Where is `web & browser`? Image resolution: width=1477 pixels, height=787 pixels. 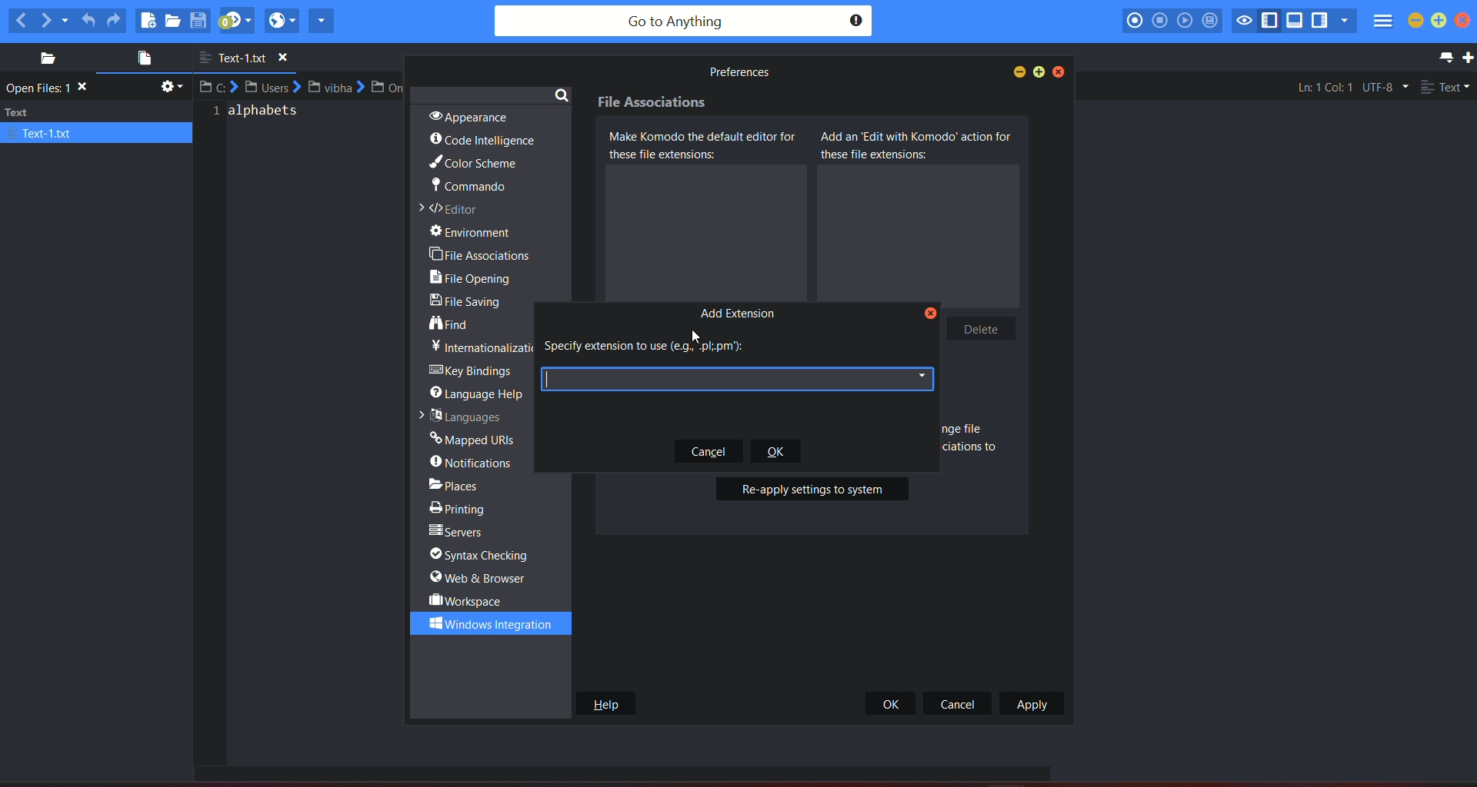 web & browser is located at coordinates (480, 578).